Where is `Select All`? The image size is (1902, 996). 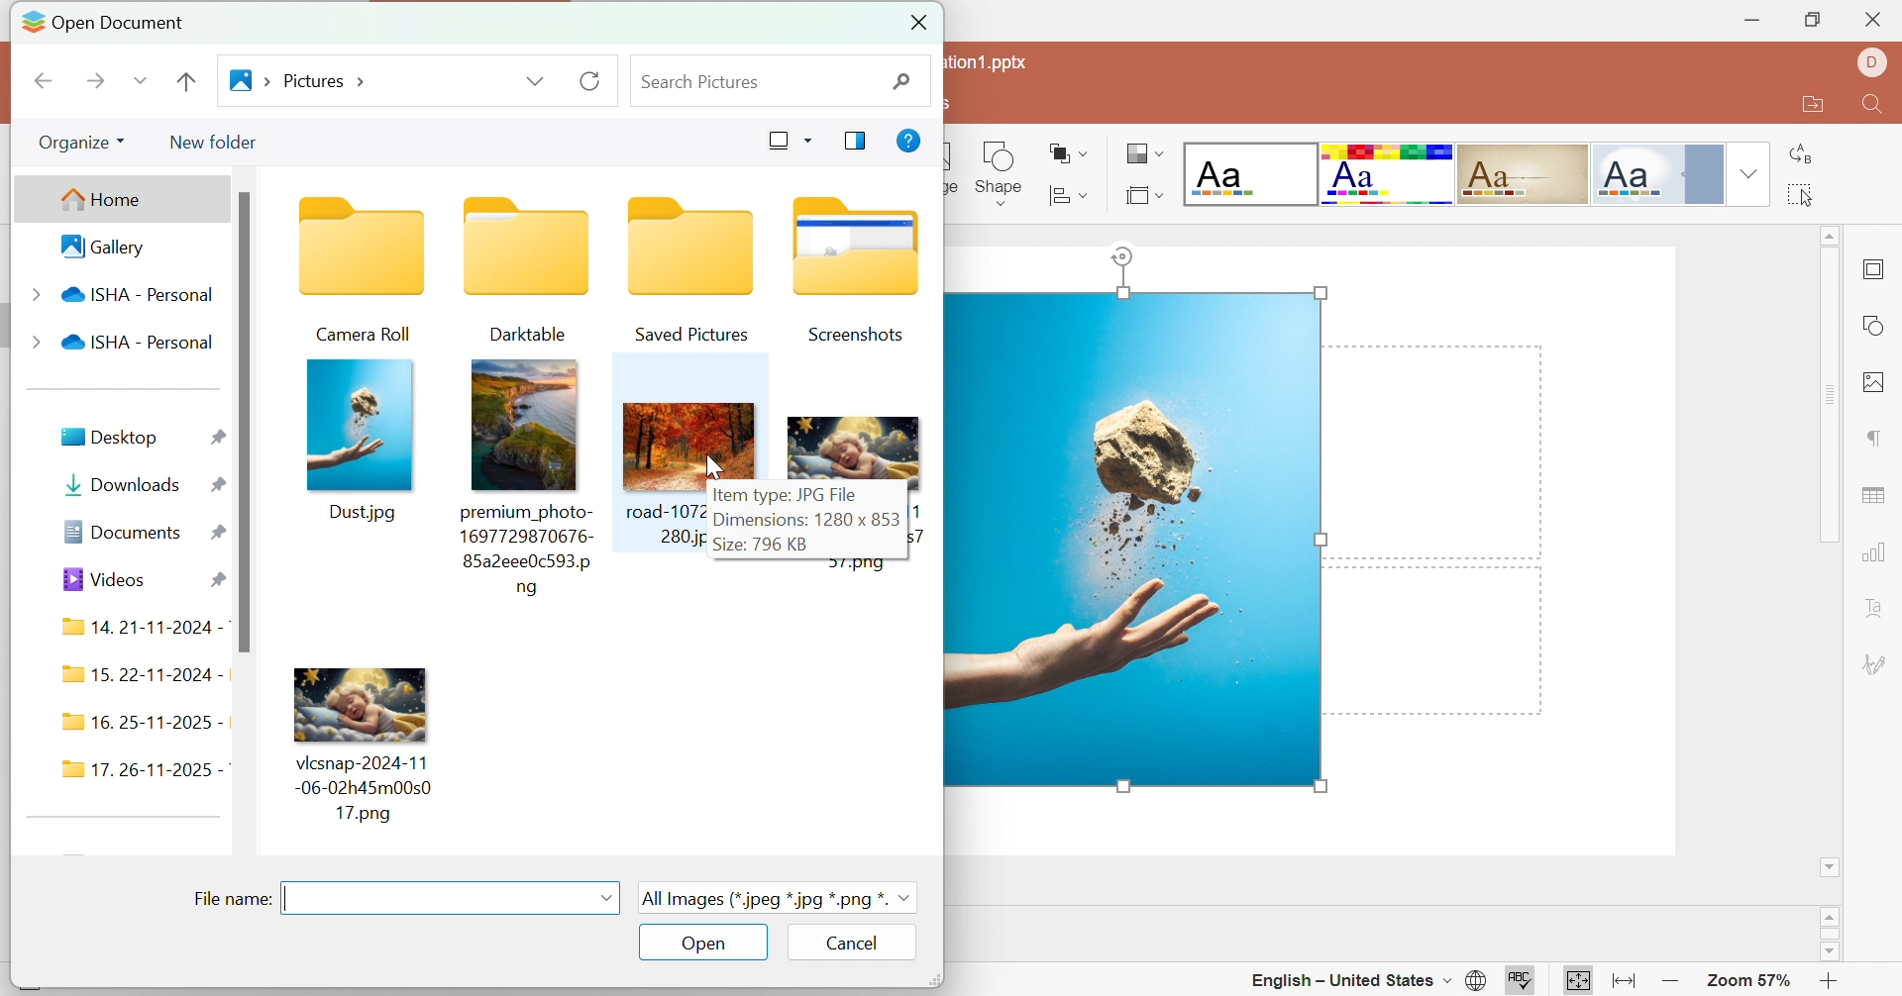 Select All is located at coordinates (1801, 196).